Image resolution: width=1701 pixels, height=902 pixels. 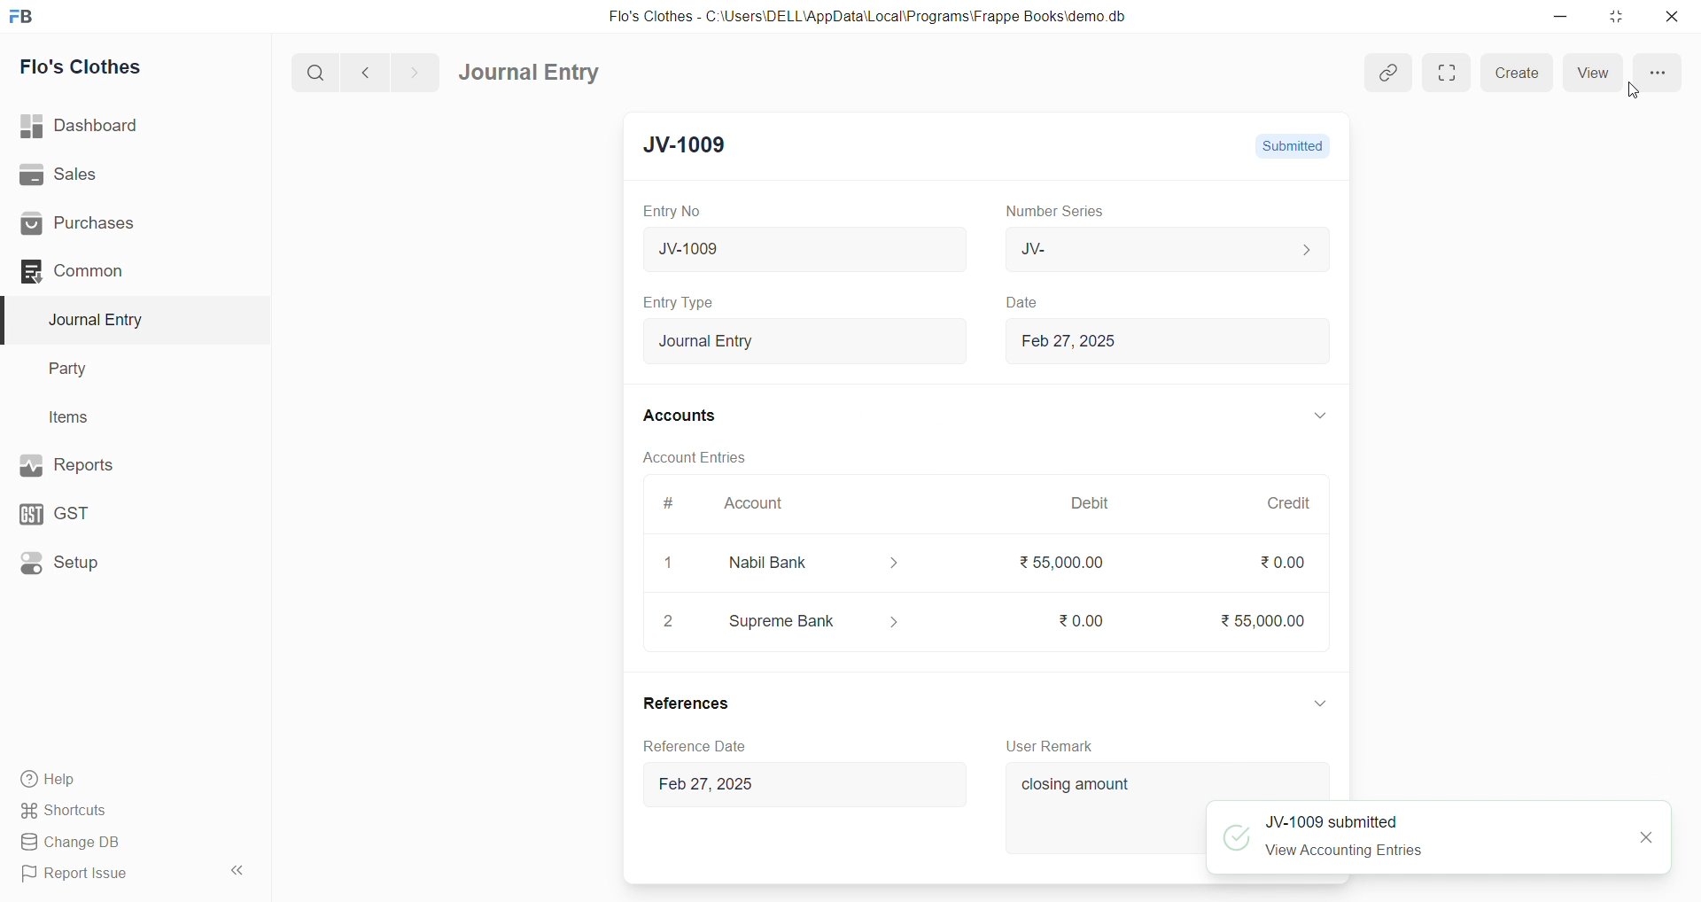 I want to click on more options, so click(x=1659, y=74).